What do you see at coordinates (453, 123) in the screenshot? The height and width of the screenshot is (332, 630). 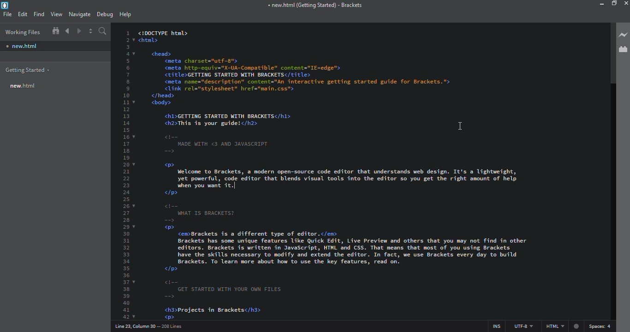 I see `cursor` at bounding box center [453, 123].